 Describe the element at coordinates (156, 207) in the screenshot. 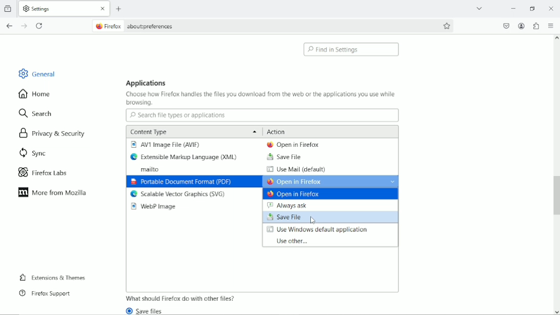

I see `WebP Image` at that location.